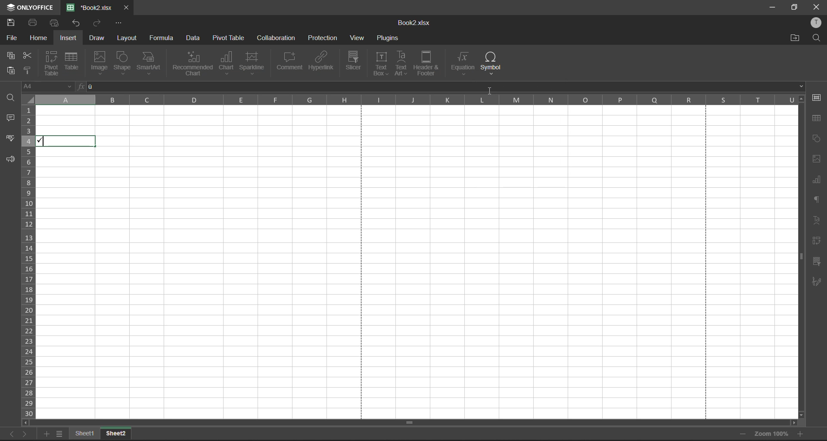 This screenshot has width=827, height=441. What do you see at coordinates (97, 23) in the screenshot?
I see `redo` at bounding box center [97, 23].